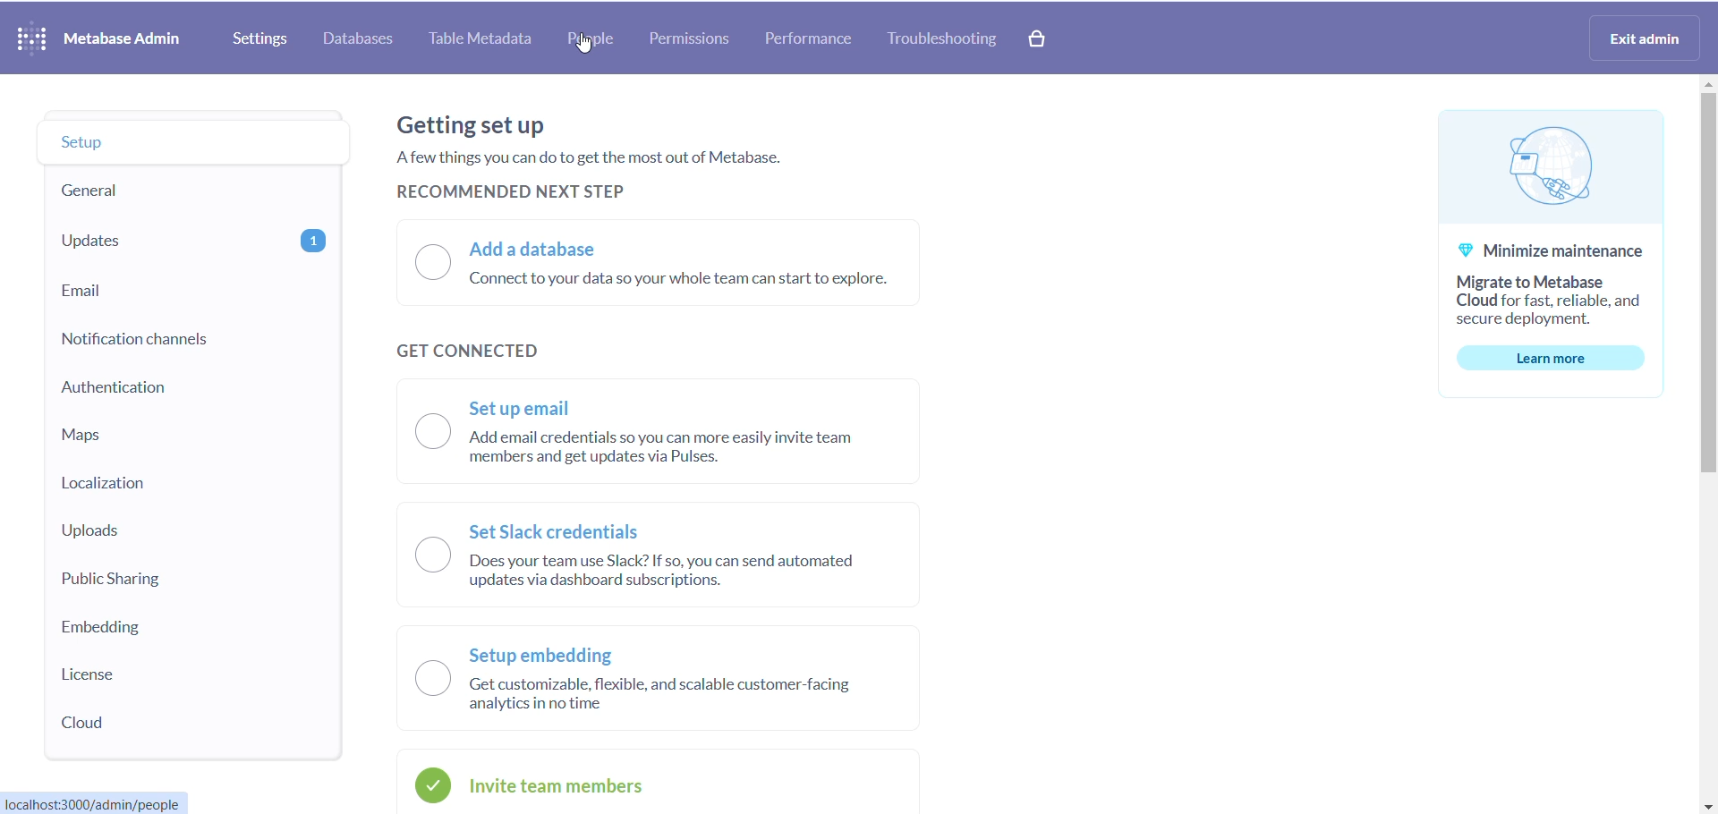  I want to click on NAME AND LOGO, so click(115, 36).